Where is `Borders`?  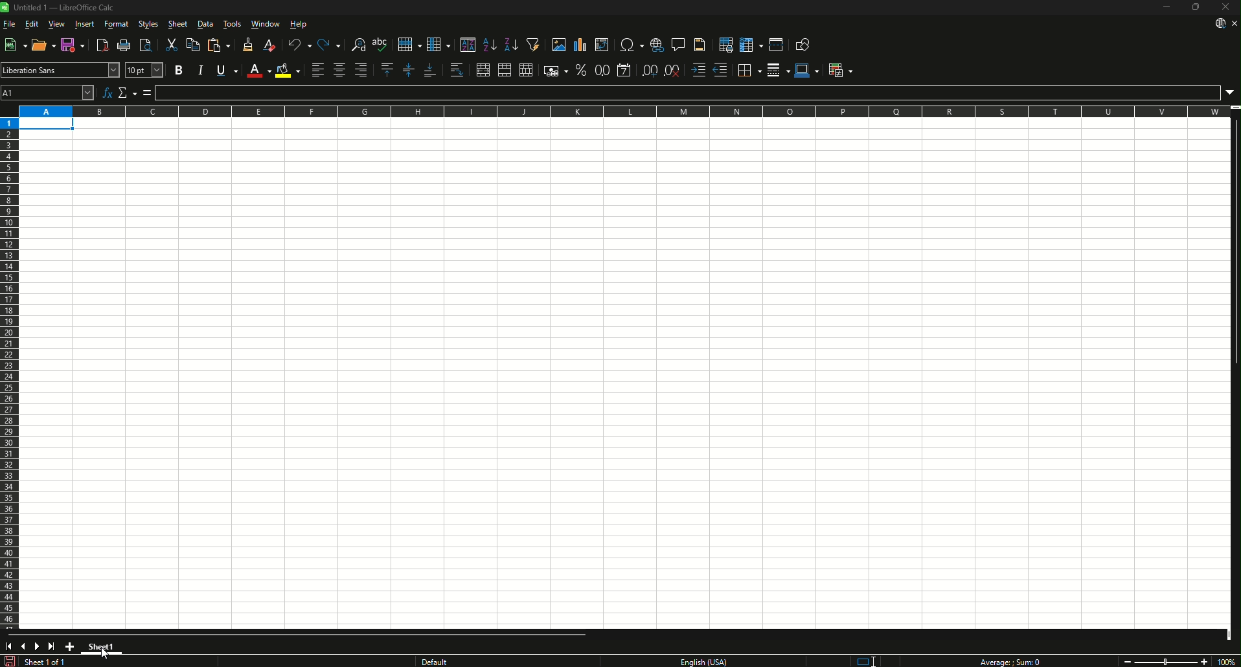
Borders is located at coordinates (749, 71).